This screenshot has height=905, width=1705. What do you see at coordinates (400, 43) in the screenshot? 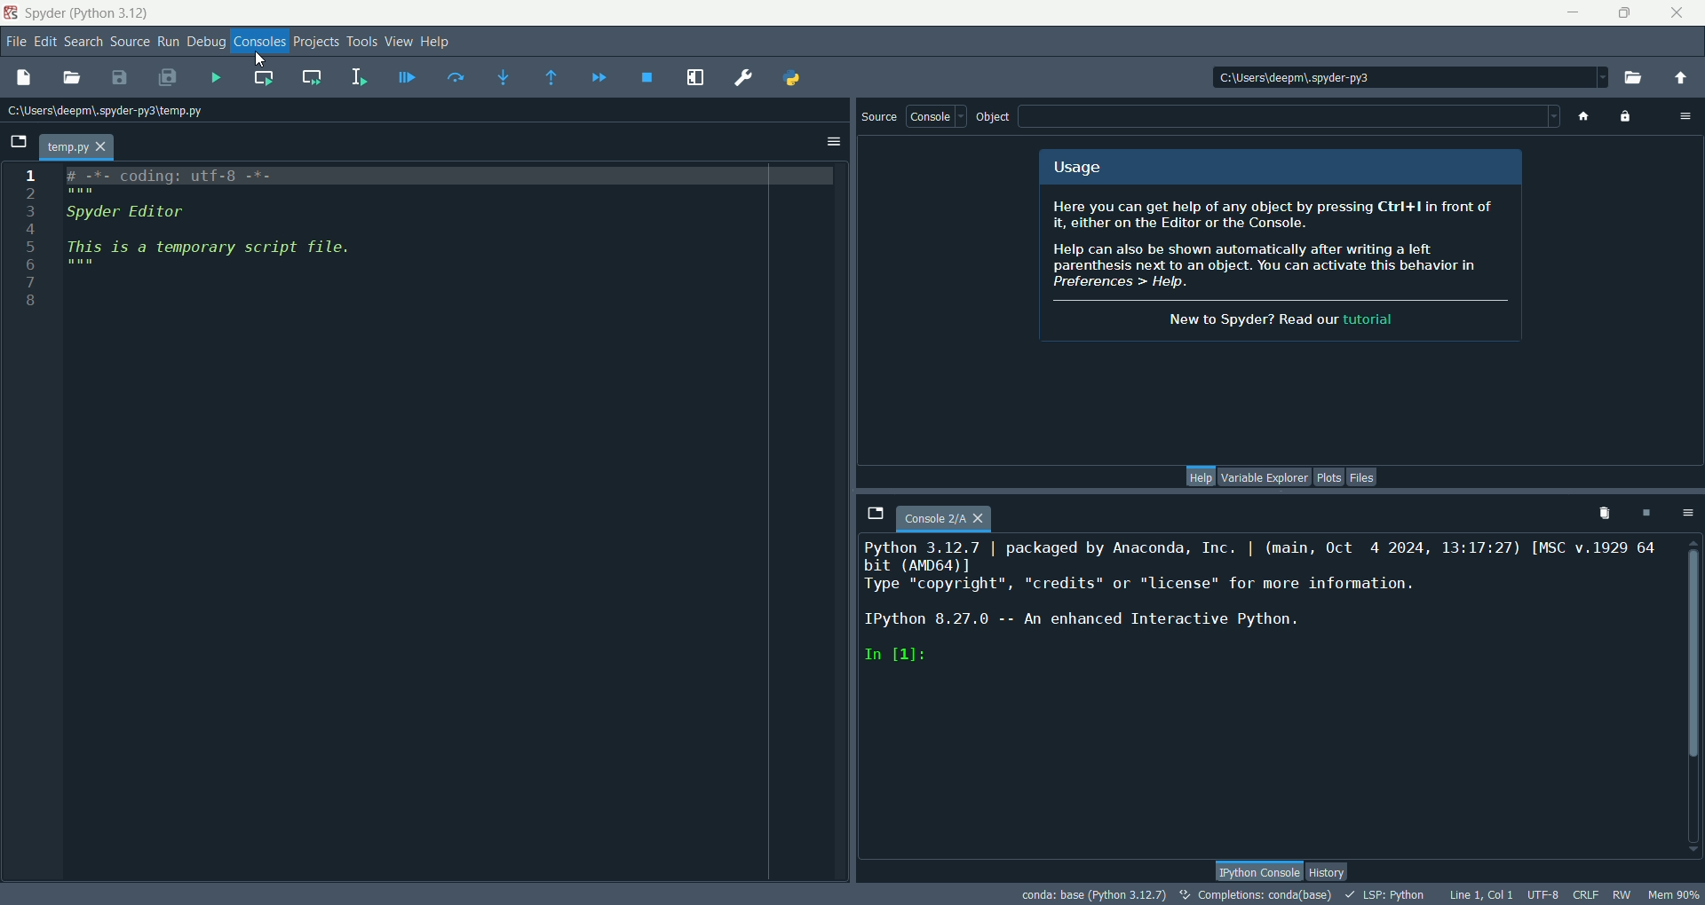
I see `view` at bounding box center [400, 43].